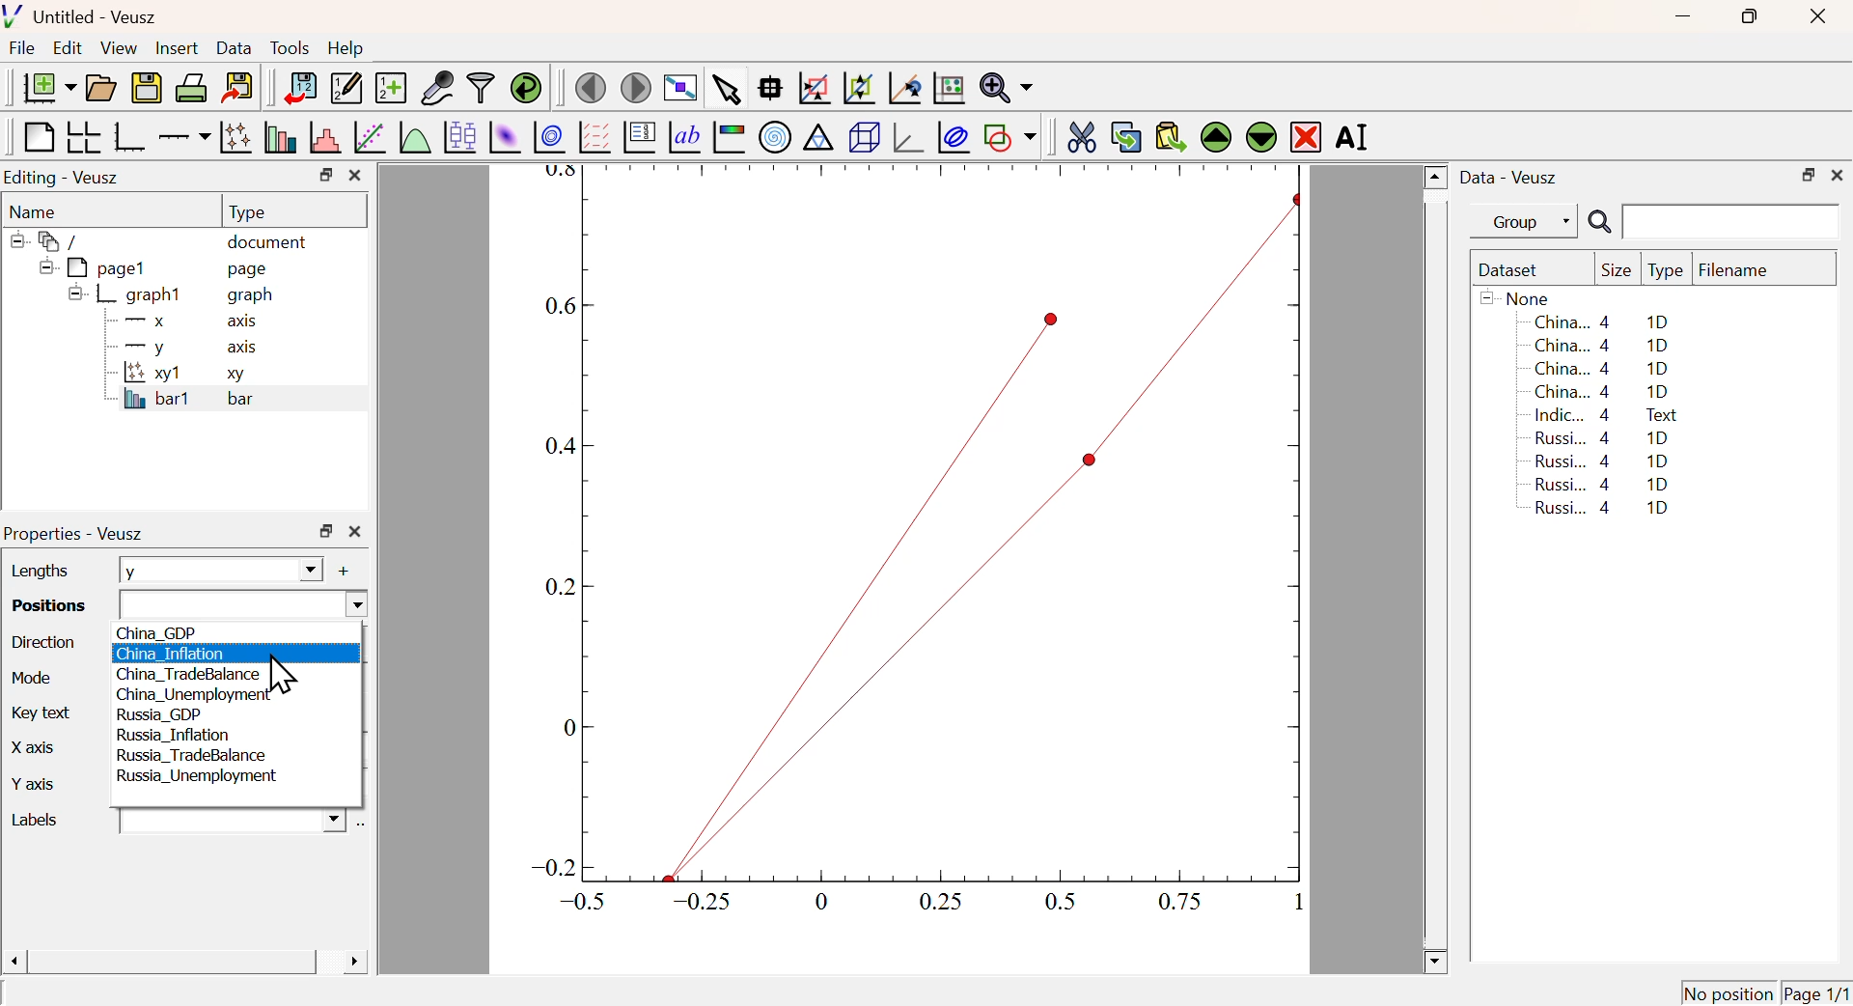 The width and height of the screenshot is (1853, 1006). Describe the element at coordinates (592, 136) in the screenshot. I see `Plot Vector Field` at that location.